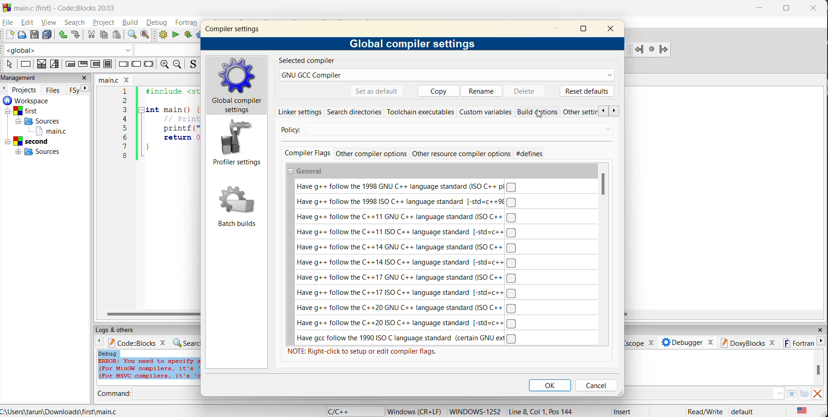  I want to click on new, so click(8, 35).